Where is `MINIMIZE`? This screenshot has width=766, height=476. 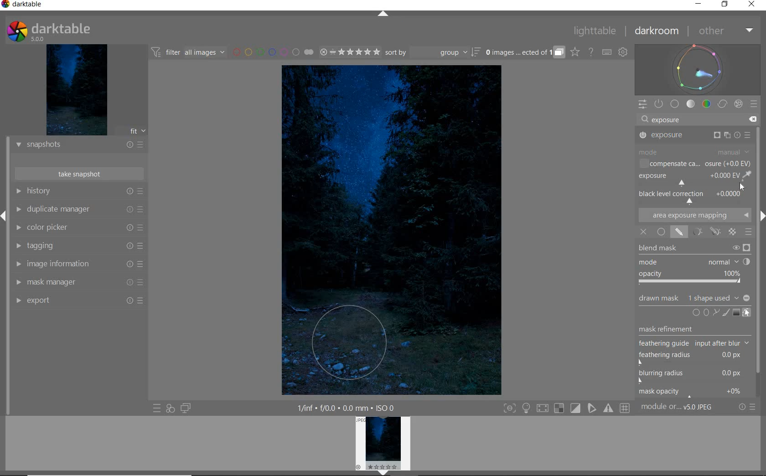 MINIMIZE is located at coordinates (699, 4).